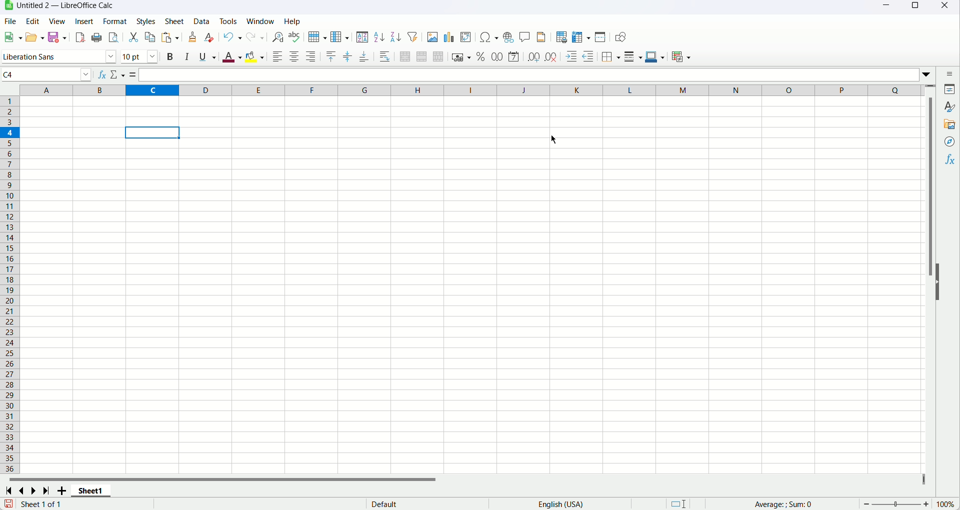 The height and width of the screenshot is (510, 960). What do you see at coordinates (530, 74) in the screenshot?
I see `Input line` at bounding box center [530, 74].